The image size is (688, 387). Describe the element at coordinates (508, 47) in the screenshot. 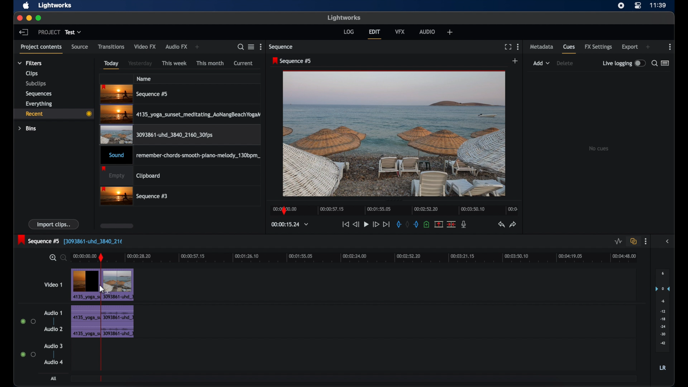

I see `full screen` at that location.